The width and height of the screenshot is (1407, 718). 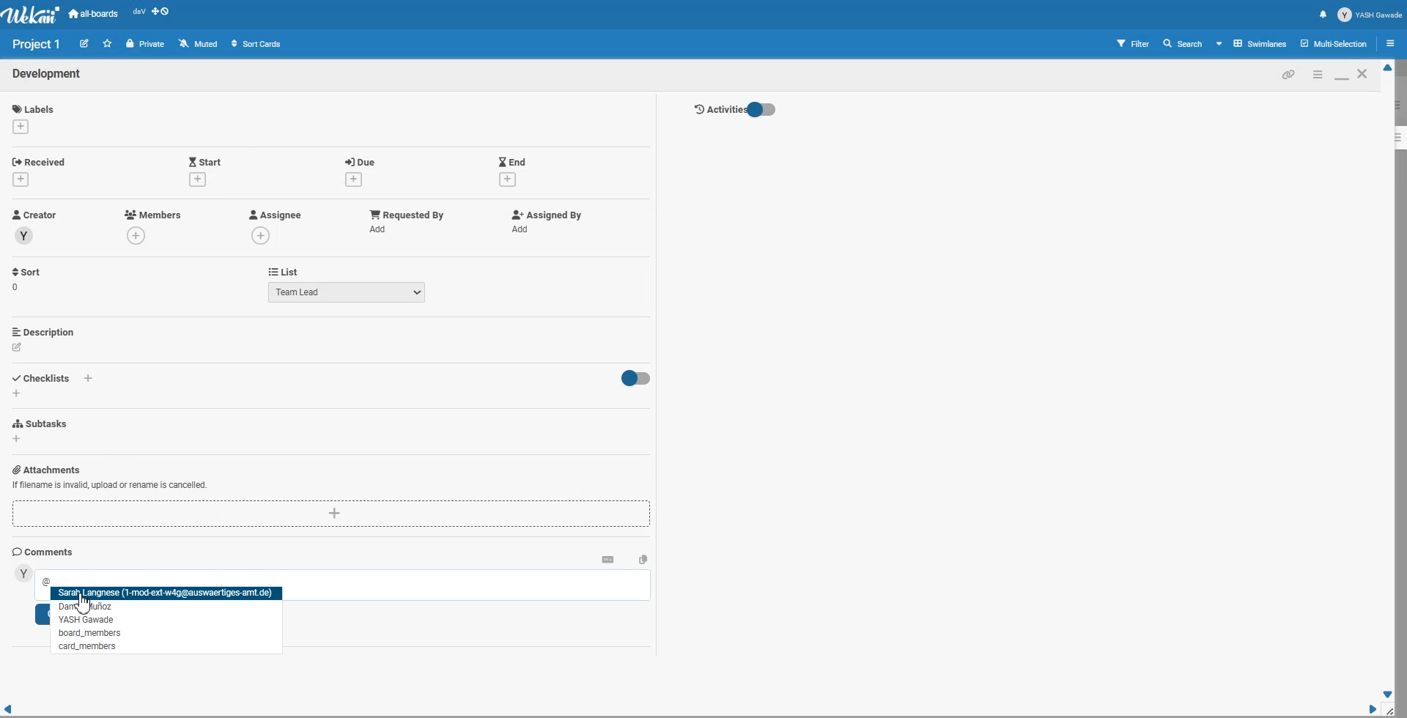 I want to click on Window Adjuster, so click(x=1393, y=711).